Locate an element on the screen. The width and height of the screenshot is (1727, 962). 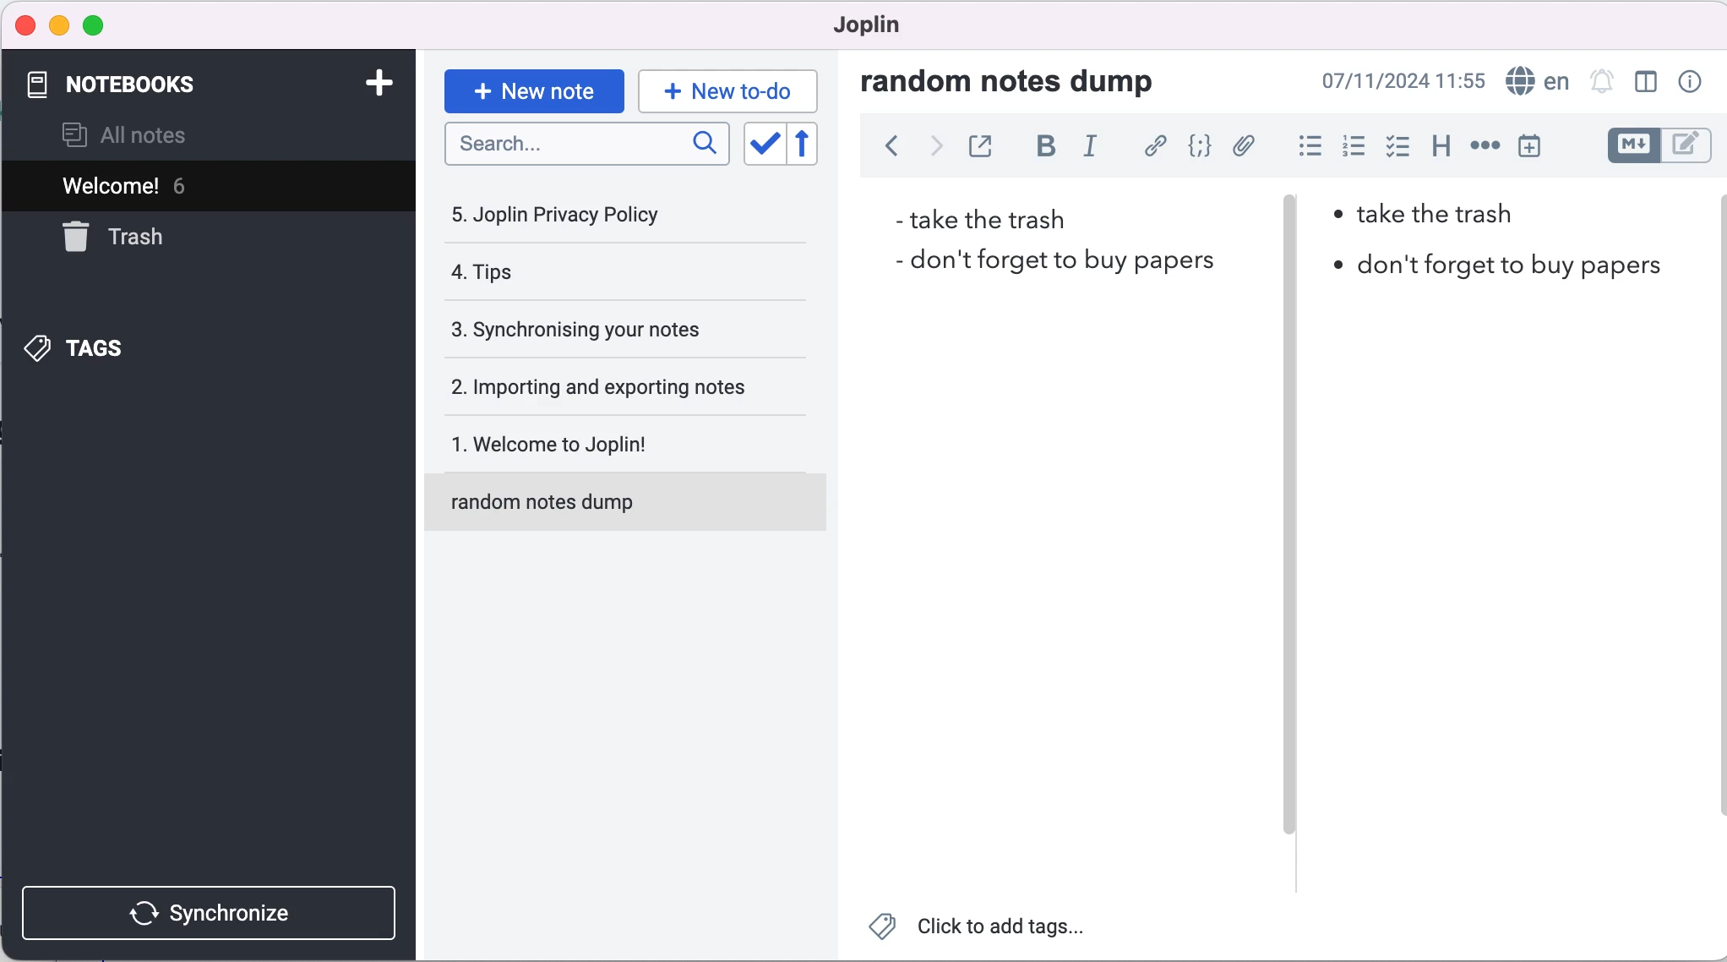
trash is located at coordinates (155, 238).